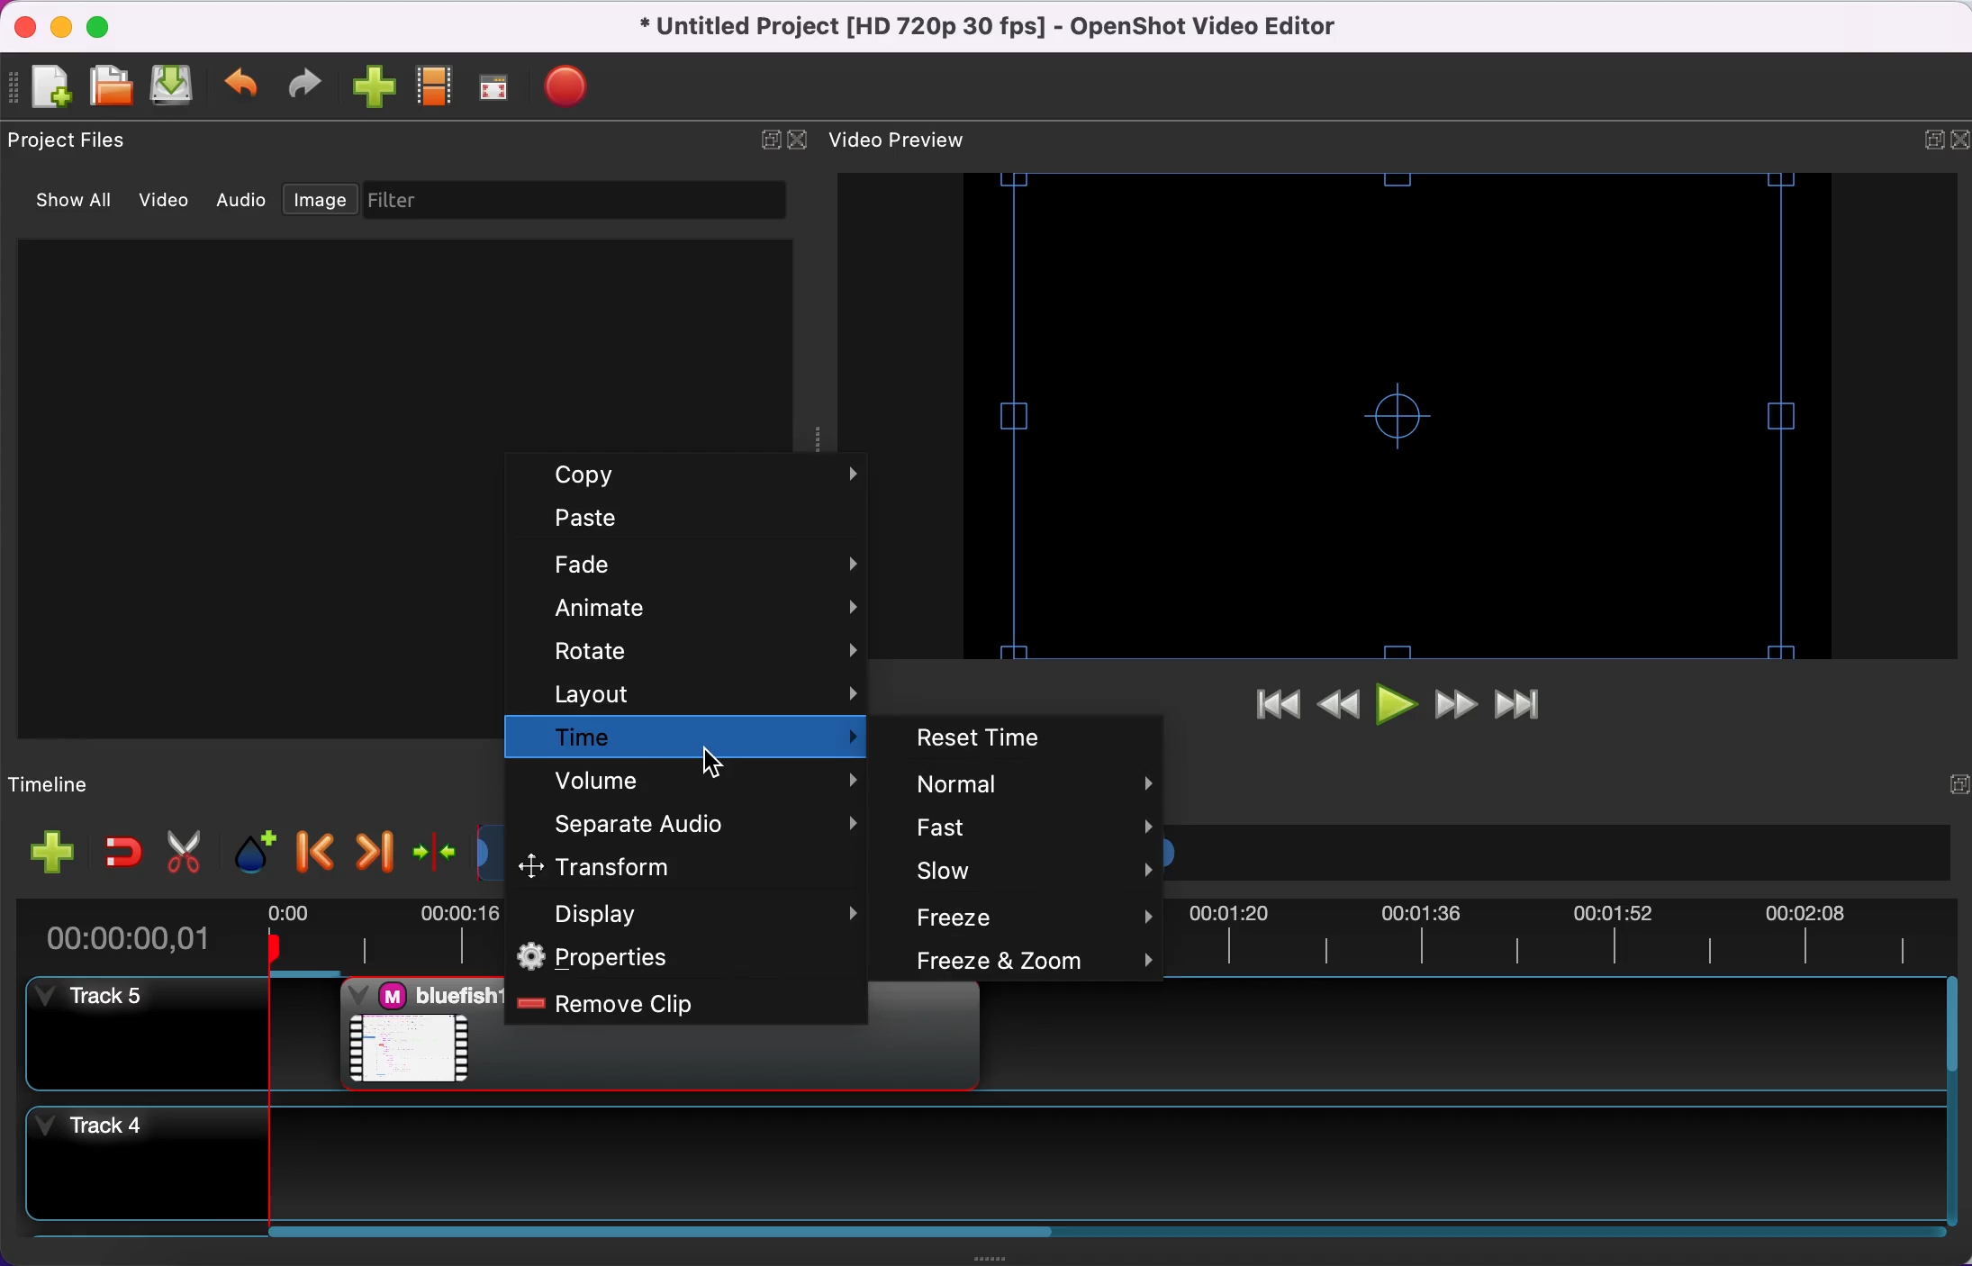 This screenshot has height=1266, width=1972. What do you see at coordinates (184, 851) in the screenshot?
I see `cut` at bounding box center [184, 851].